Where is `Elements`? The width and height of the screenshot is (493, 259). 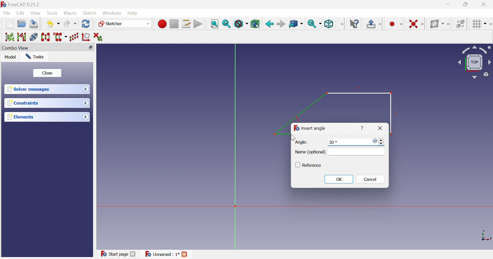
Elements is located at coordinates (20, 117).